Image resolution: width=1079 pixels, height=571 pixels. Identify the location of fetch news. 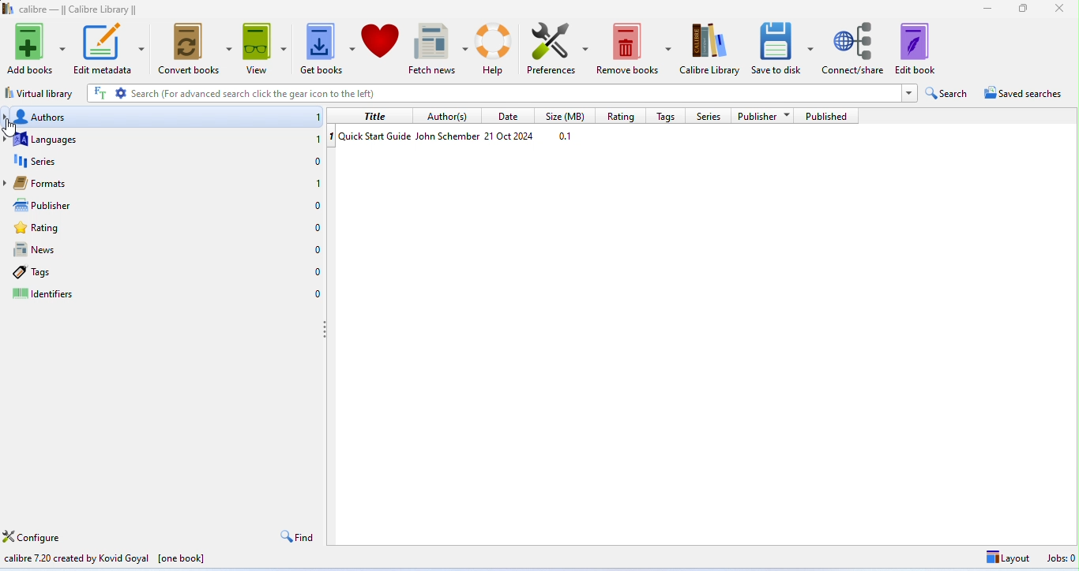
(440, 45).